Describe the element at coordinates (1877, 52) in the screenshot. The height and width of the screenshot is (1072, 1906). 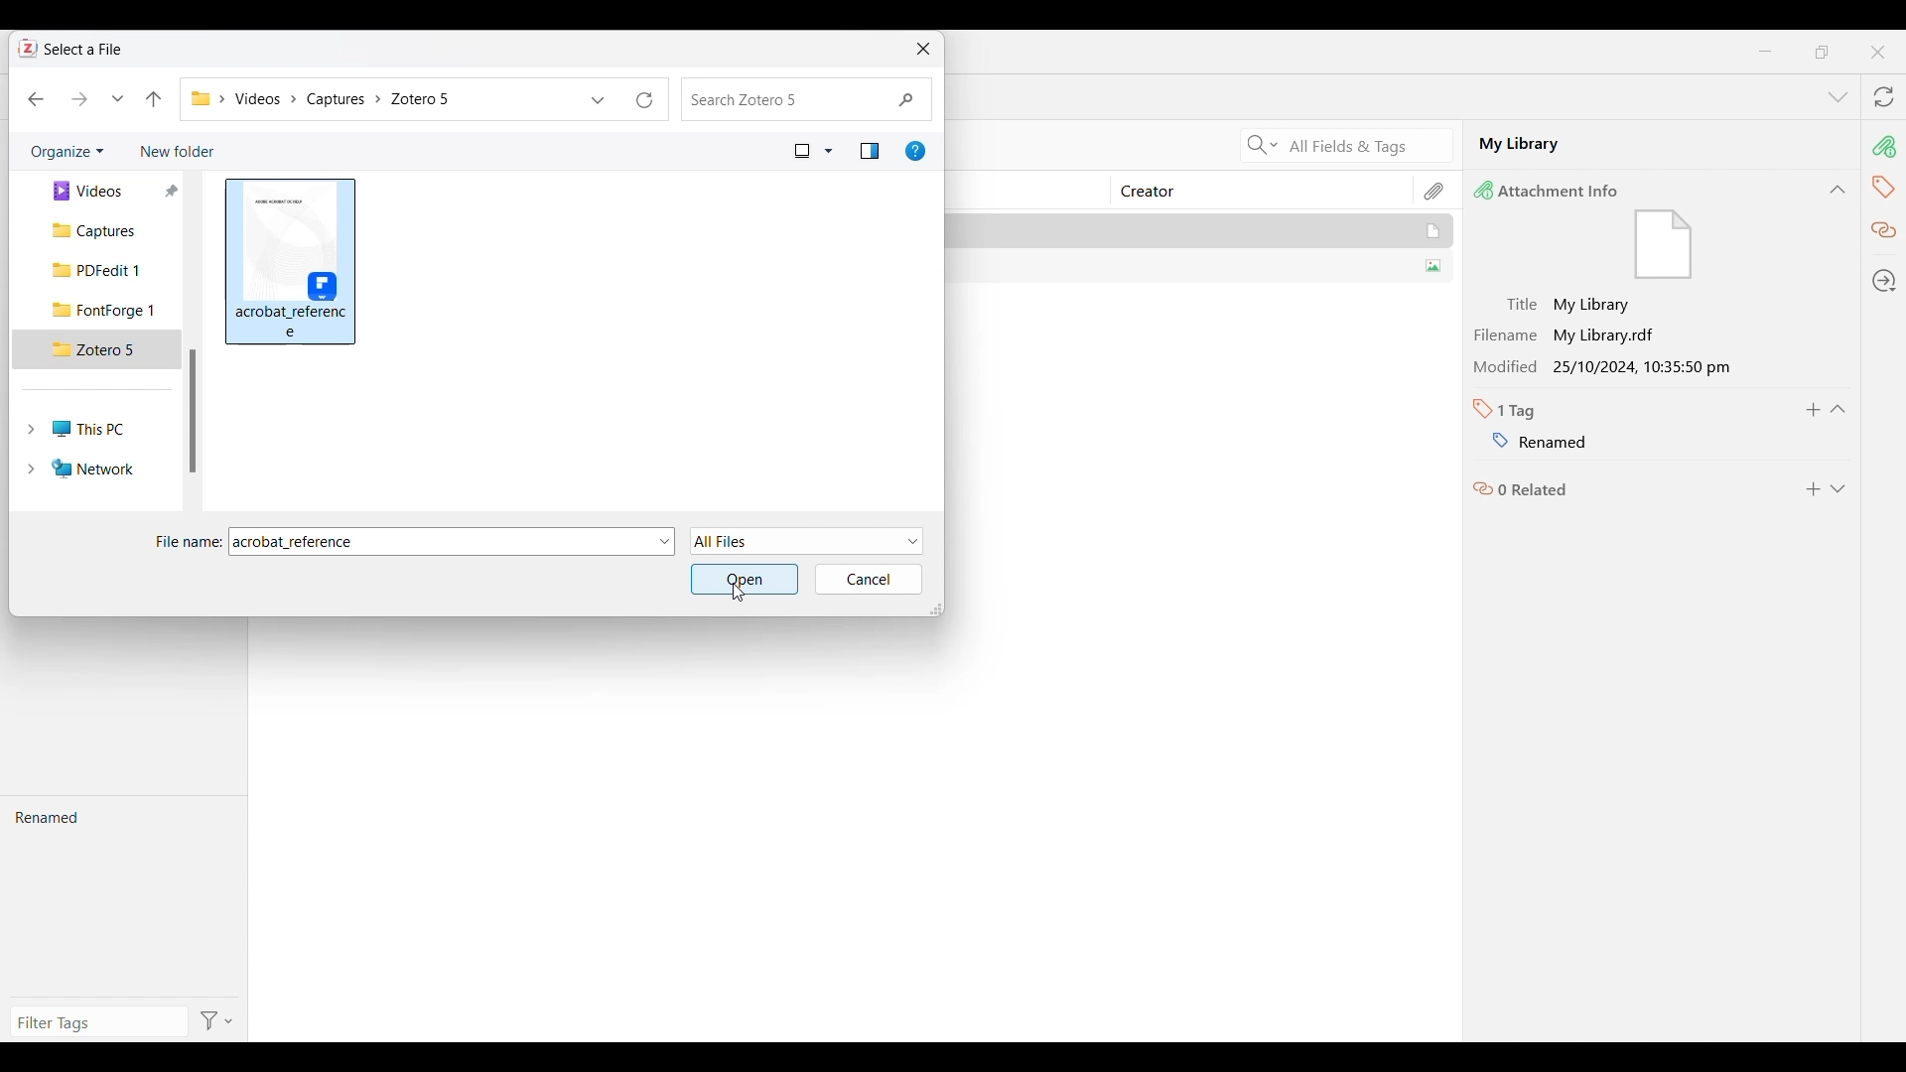
I see `Close interface` at that location.